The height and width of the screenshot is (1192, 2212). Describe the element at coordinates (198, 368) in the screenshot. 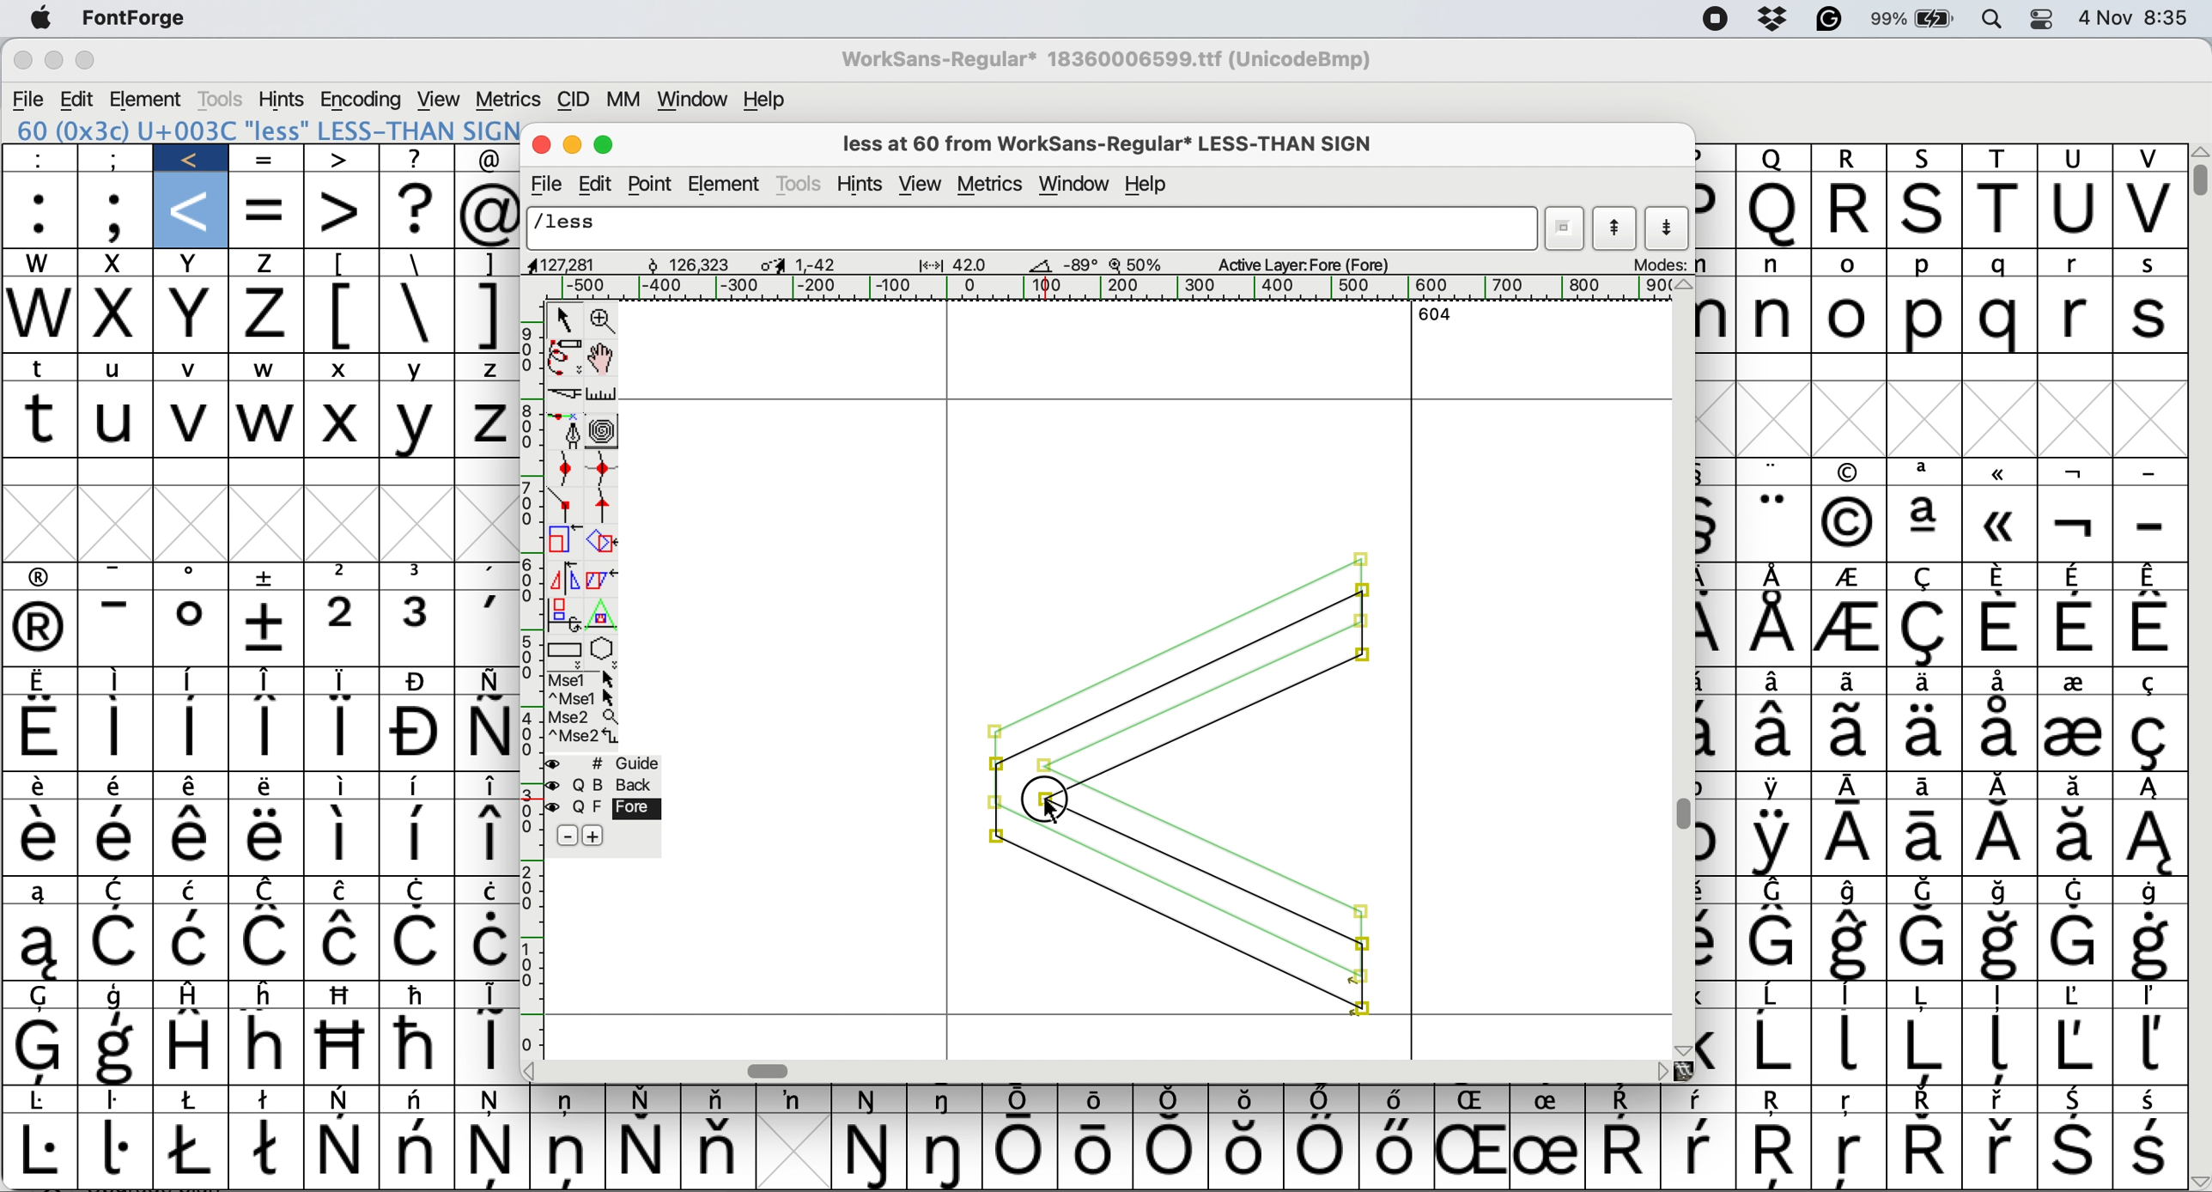

I see `v` at that location.